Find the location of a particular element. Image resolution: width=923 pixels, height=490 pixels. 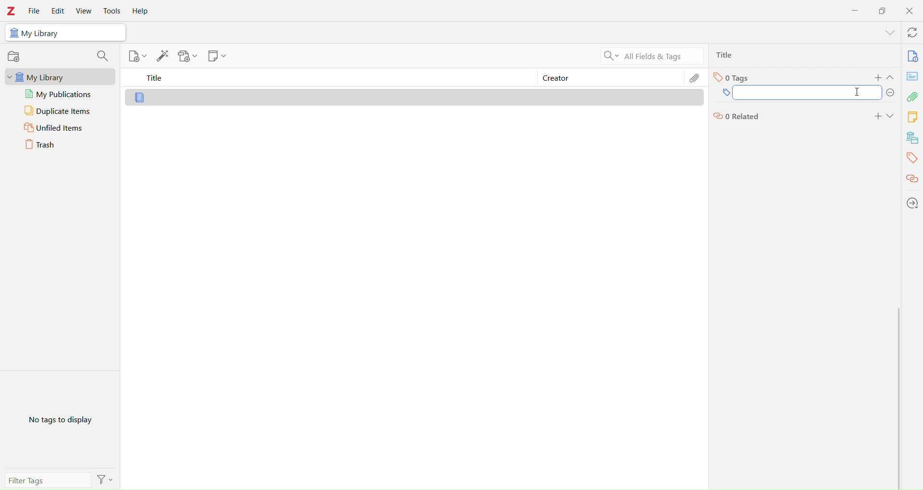

All Filters & Tags is located at coordinates (650, 57).